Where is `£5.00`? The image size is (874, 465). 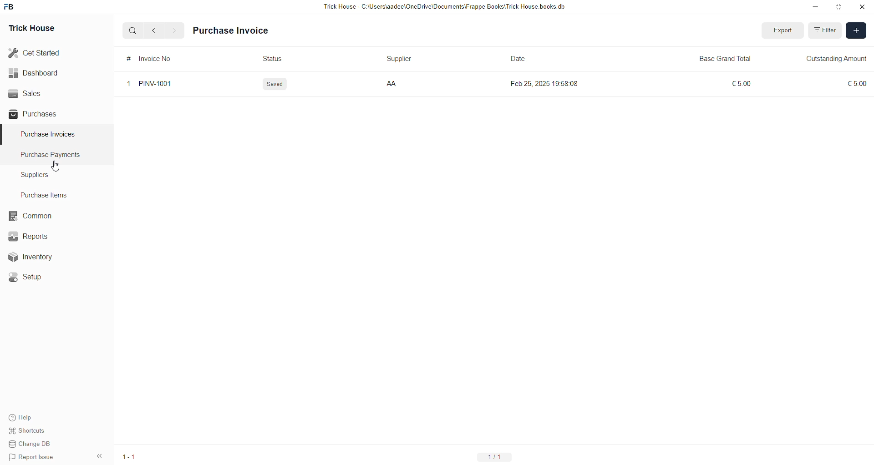
£5.00 is located at coordinates (742, 86).